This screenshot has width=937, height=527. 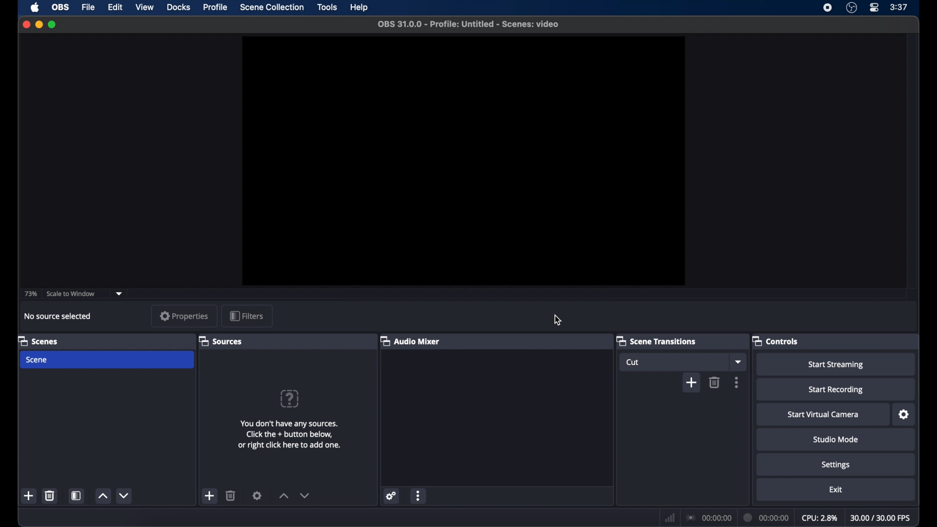 I want to click on delete, so click(x=231, y=495).